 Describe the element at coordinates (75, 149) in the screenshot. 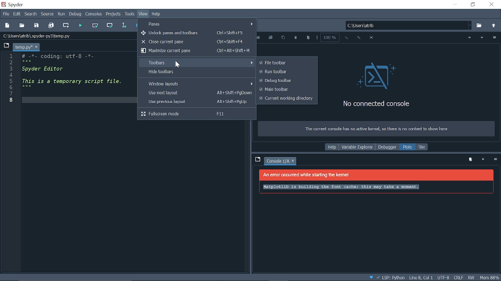

I see `Space for writting code` at that location.